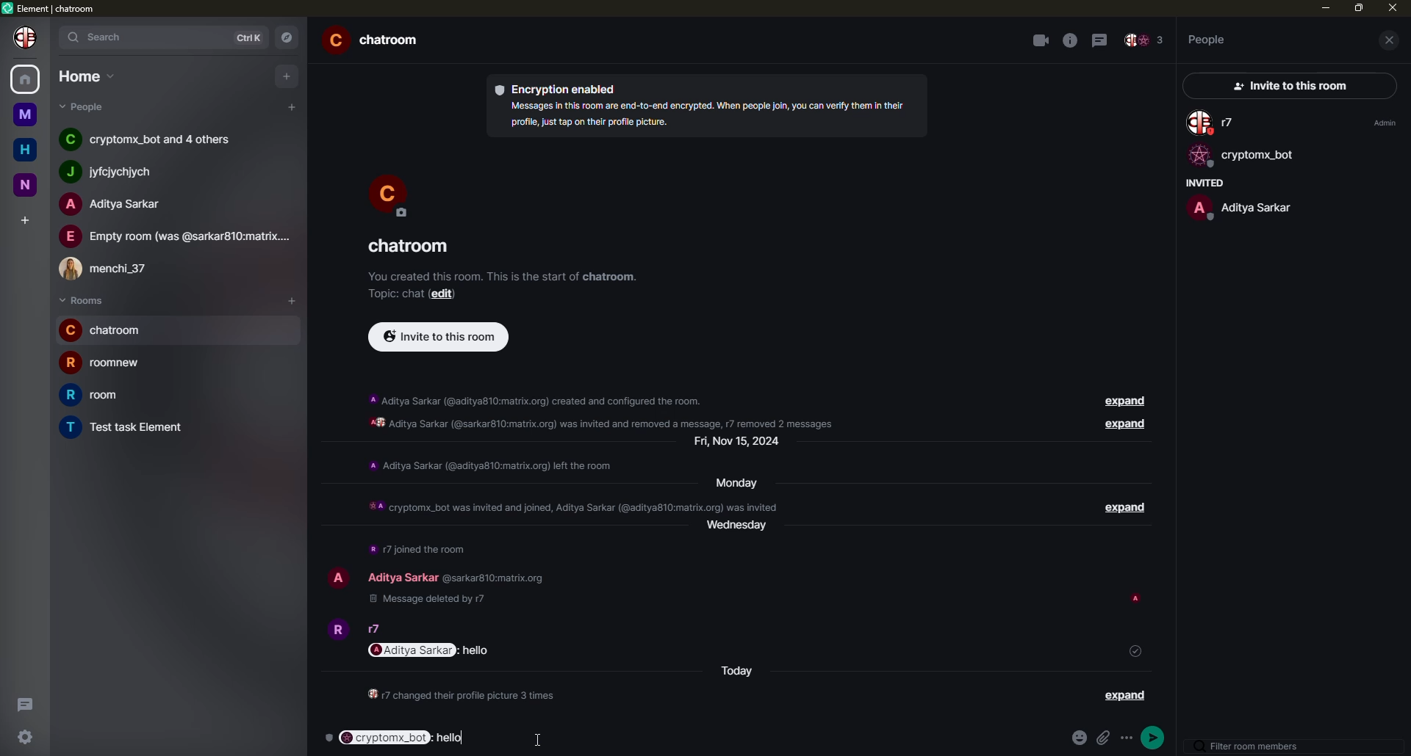 This screenshot has height=756, width=1411. What do you see at coordinates (26, 219) in the screenshot?
I see `add` at bounding box center [26, 219].